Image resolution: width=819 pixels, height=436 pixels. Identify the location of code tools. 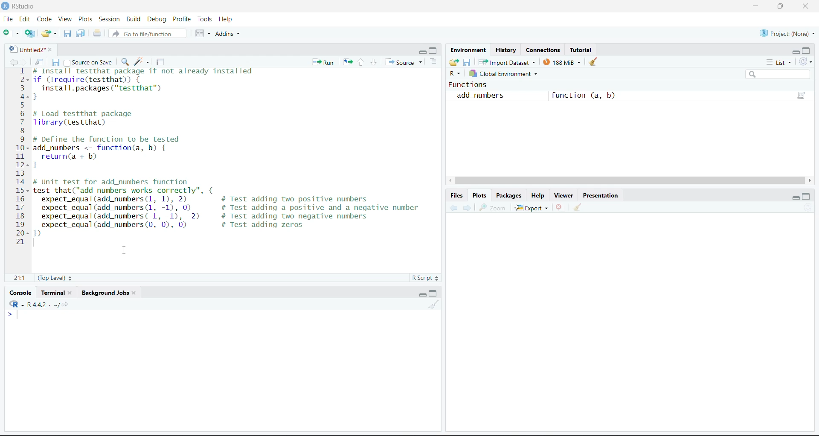
(141, 62).